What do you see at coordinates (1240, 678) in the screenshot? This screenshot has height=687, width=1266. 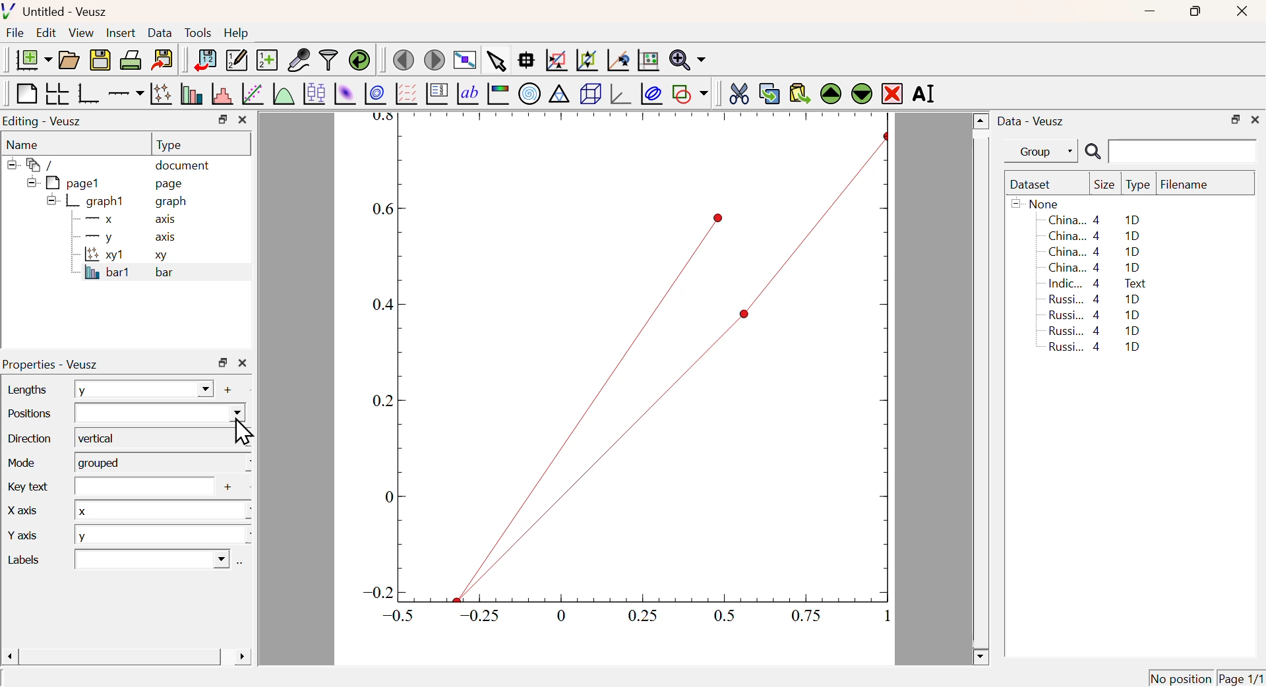 I see `Page 1/1` at bounding box center [1240, 678].